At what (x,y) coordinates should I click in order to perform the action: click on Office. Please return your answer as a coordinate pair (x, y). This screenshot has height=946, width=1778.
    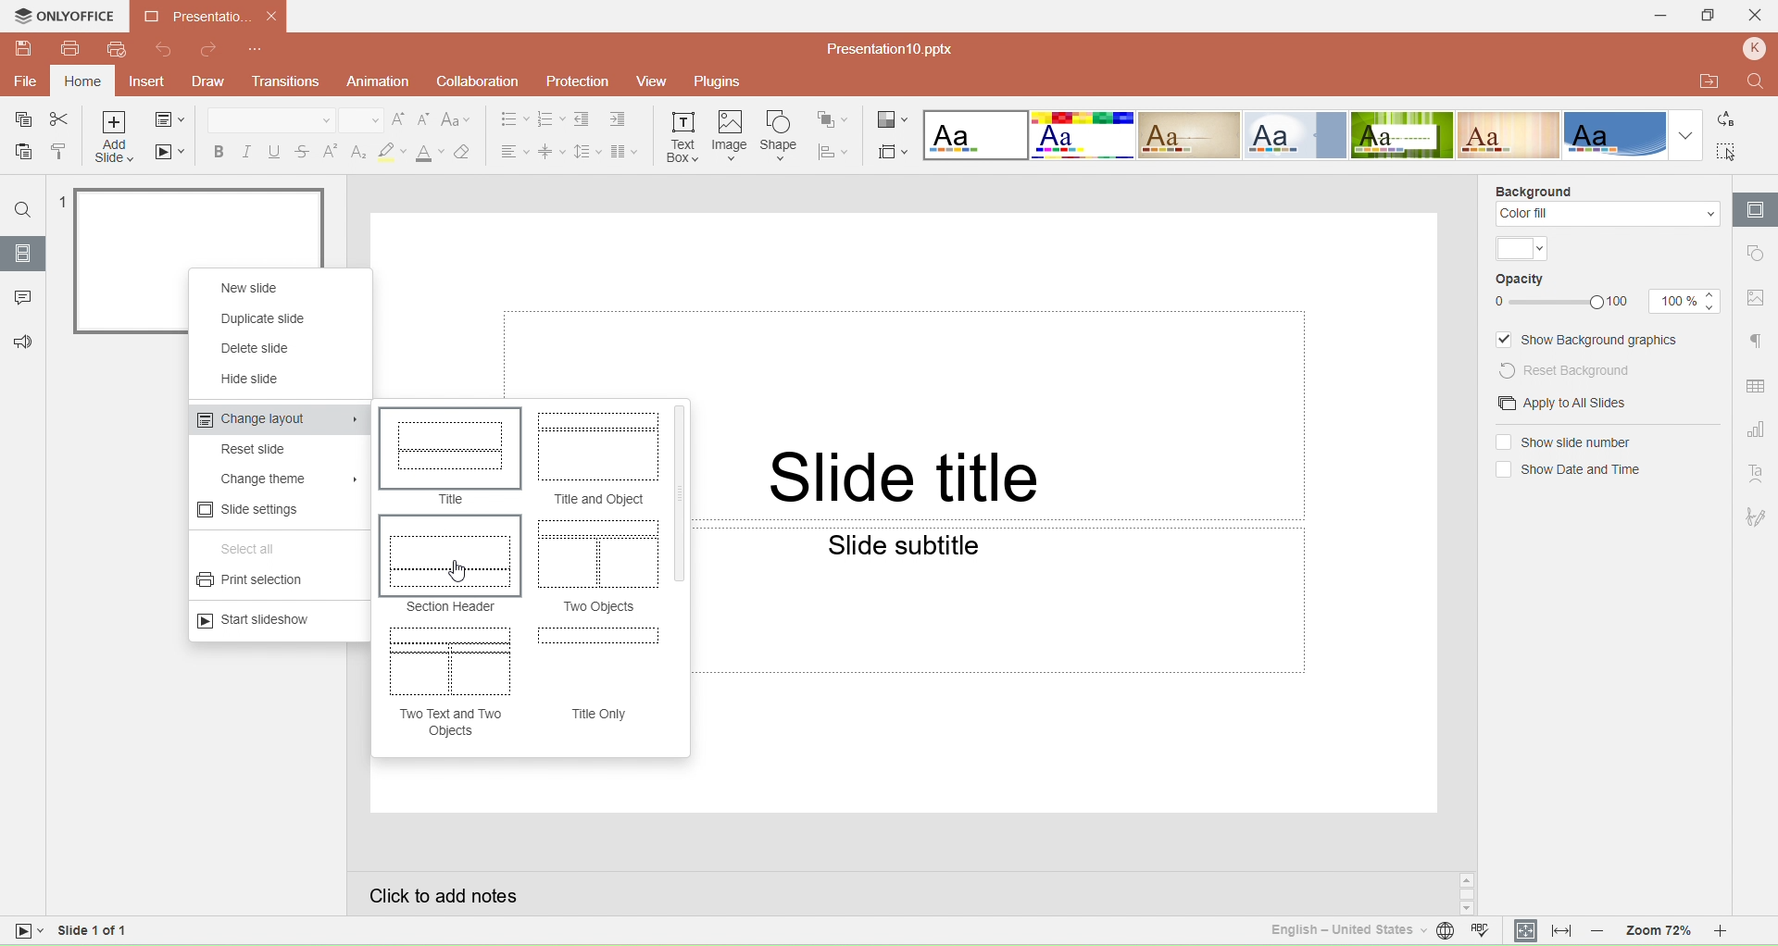
    Looking at the image, I should click on (1615, 134).